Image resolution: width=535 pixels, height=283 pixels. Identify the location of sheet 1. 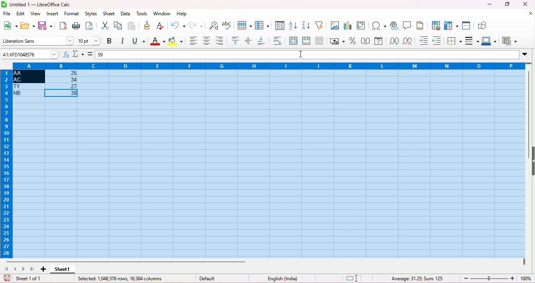
(64, 270).